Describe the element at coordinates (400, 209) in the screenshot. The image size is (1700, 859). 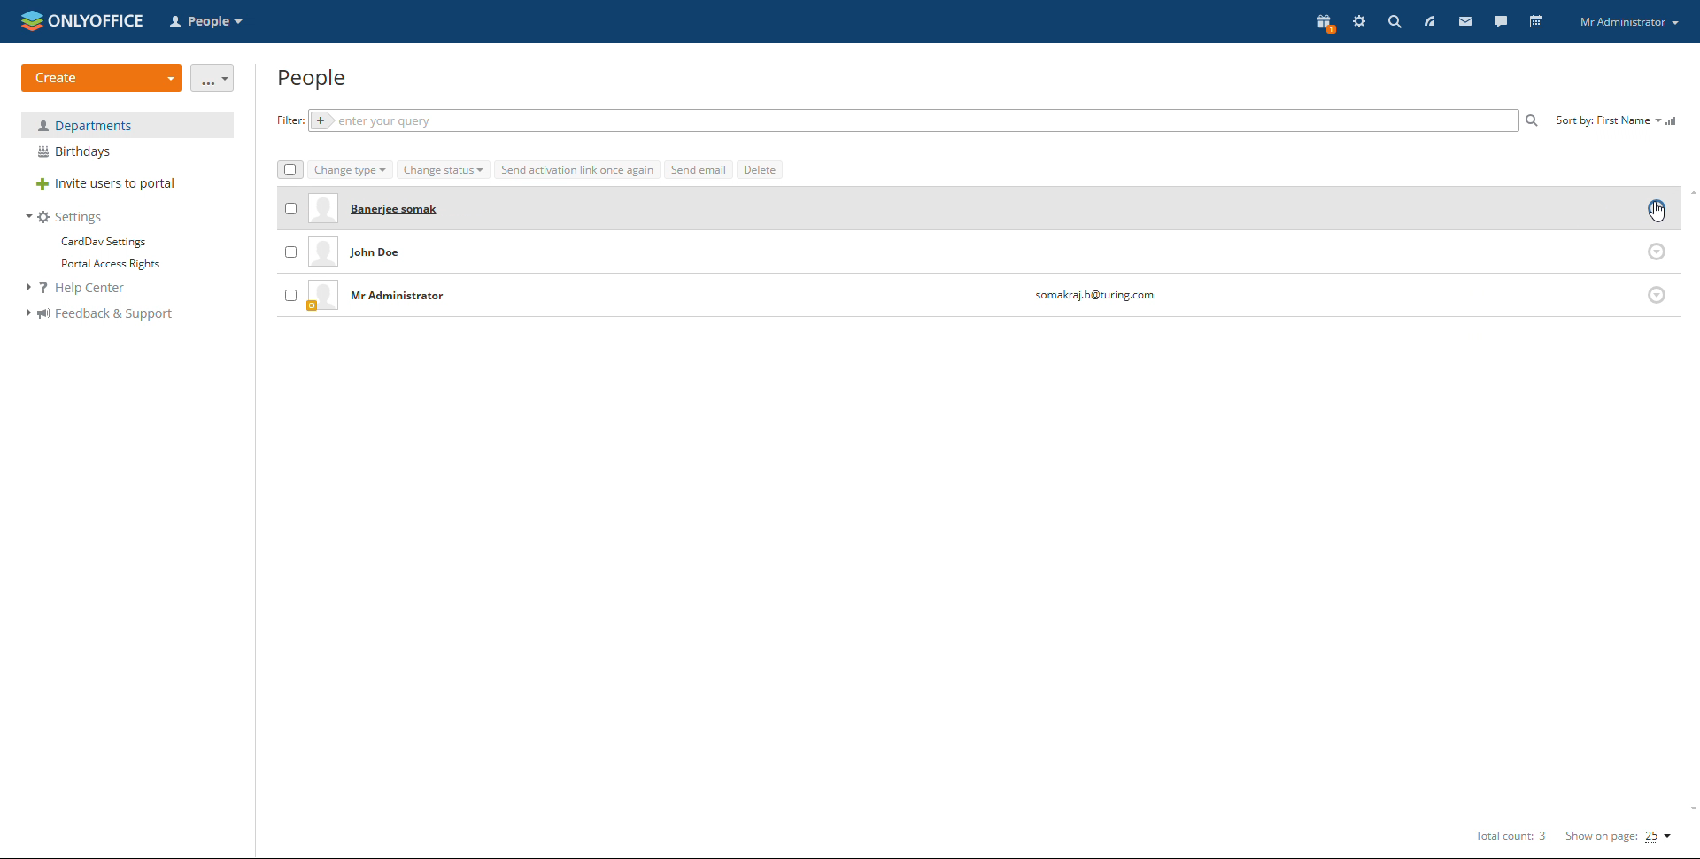
I see `Banerje somak` at that location.